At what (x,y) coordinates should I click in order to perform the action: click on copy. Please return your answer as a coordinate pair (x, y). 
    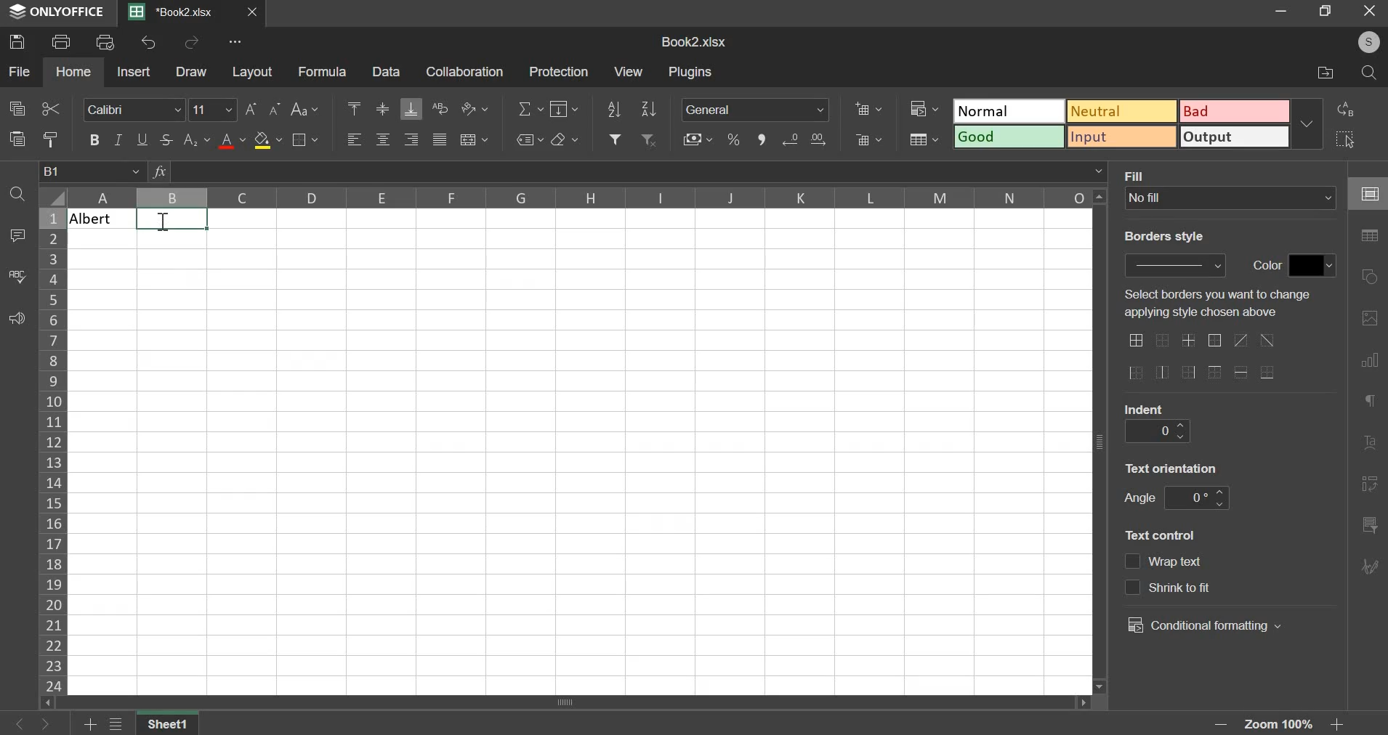
    Looking at the image, I should click on (17, 108).